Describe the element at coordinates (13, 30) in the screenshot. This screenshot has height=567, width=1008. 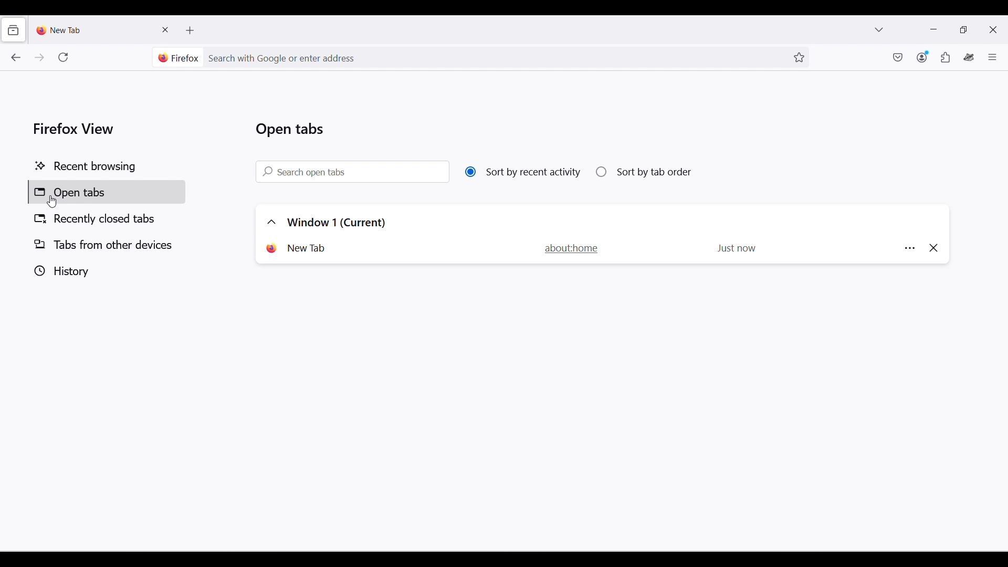
I see `View recent browsing across windows and devices` at that location.